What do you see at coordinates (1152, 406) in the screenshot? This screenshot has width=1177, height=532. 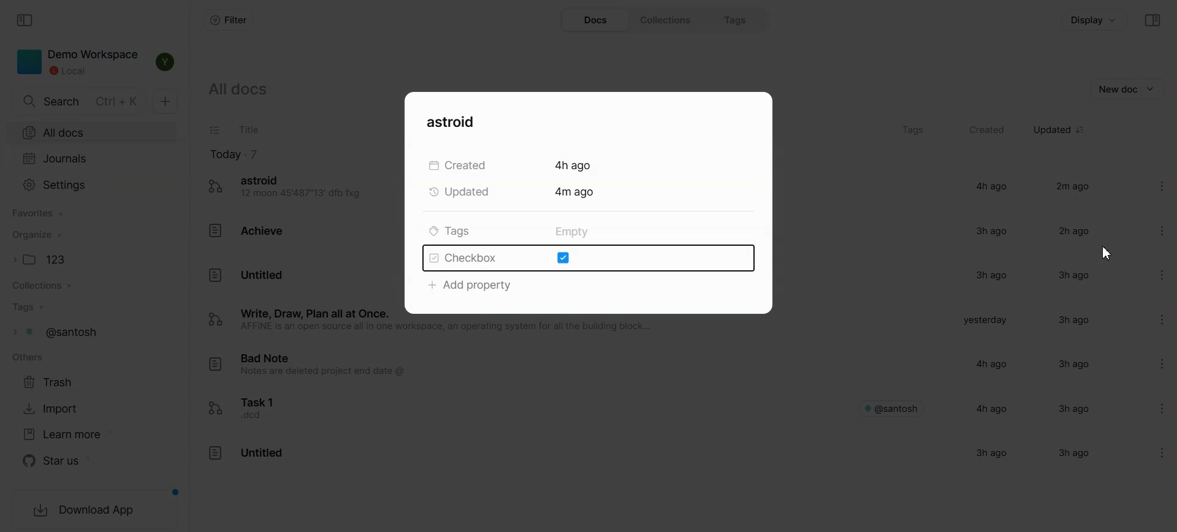 I see `Settings` at bounding box center [1152, 406].